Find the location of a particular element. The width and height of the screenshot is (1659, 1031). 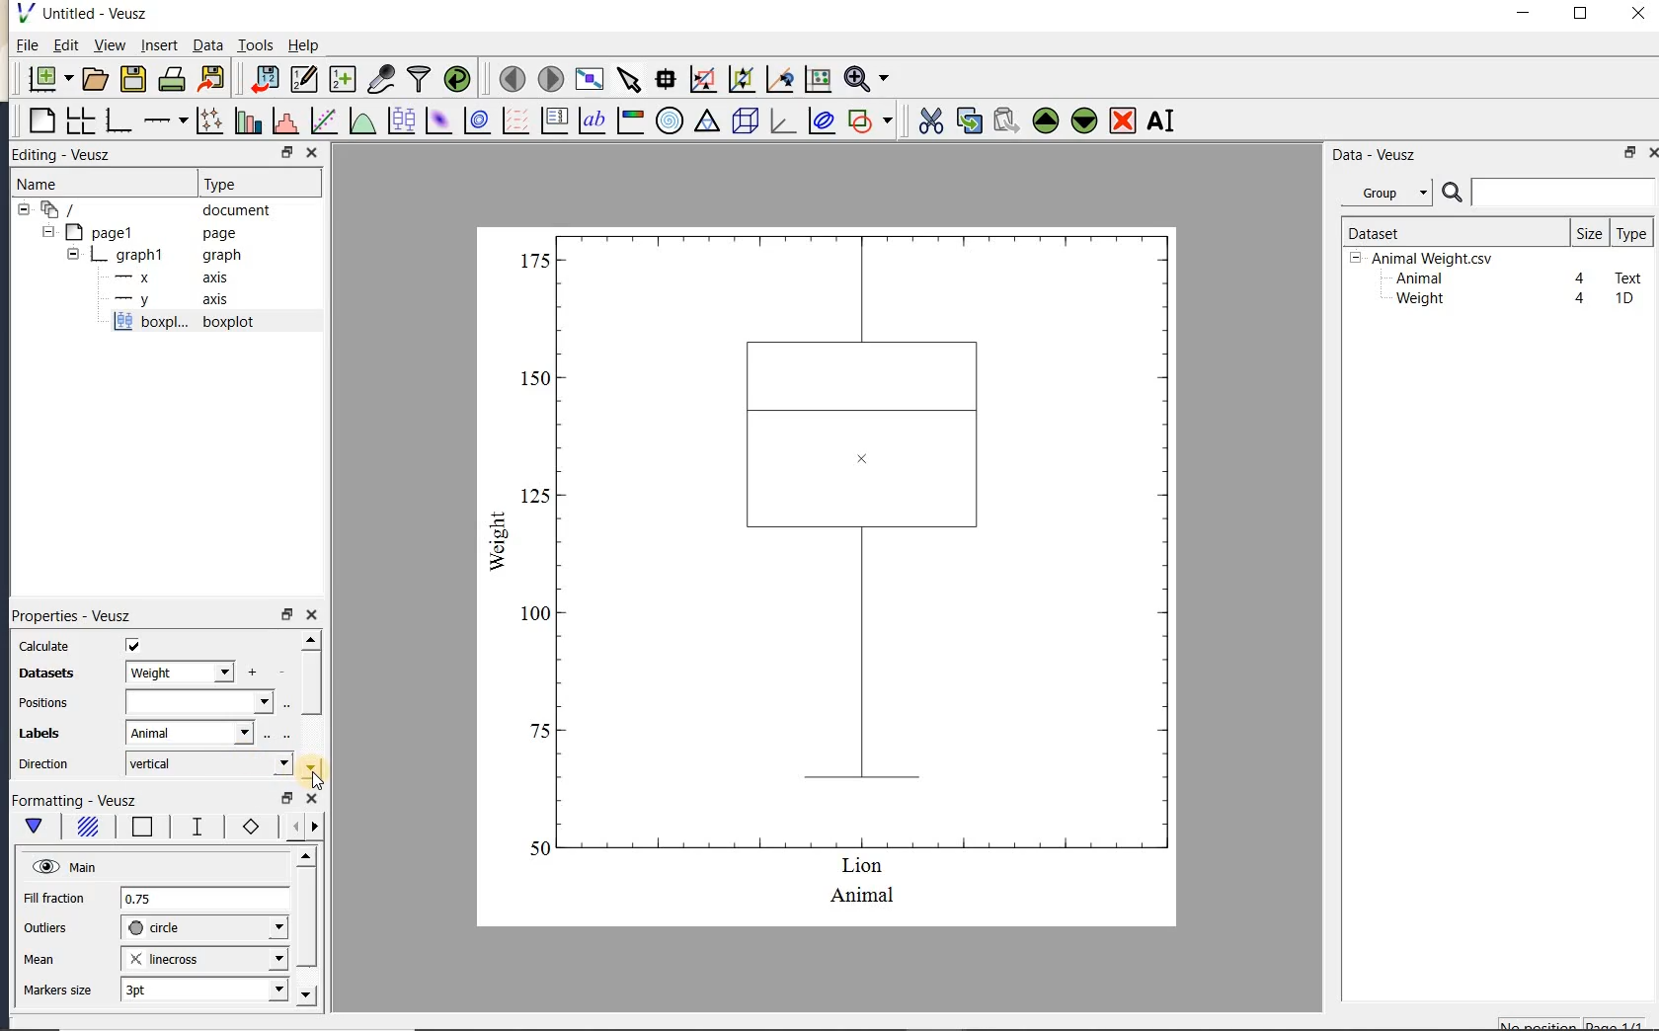

4 is located at coordinates (1581, 279).